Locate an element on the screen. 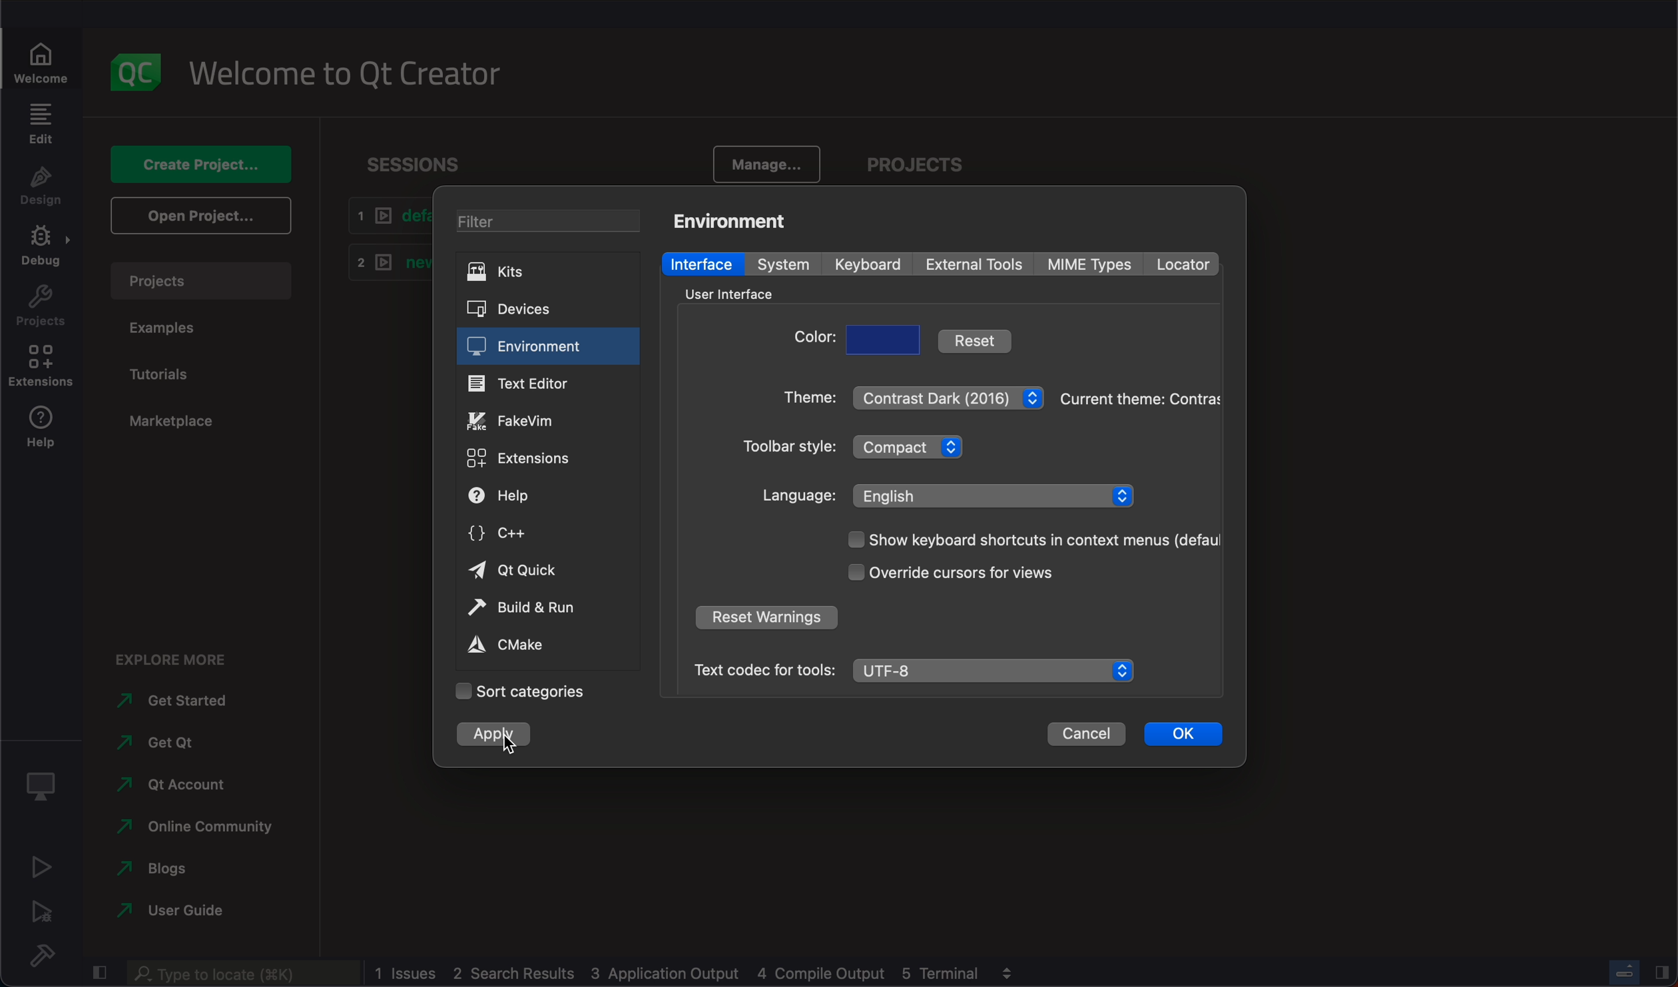 The image size is (1678, 987). tutorials is located at coordinates (170, 370).